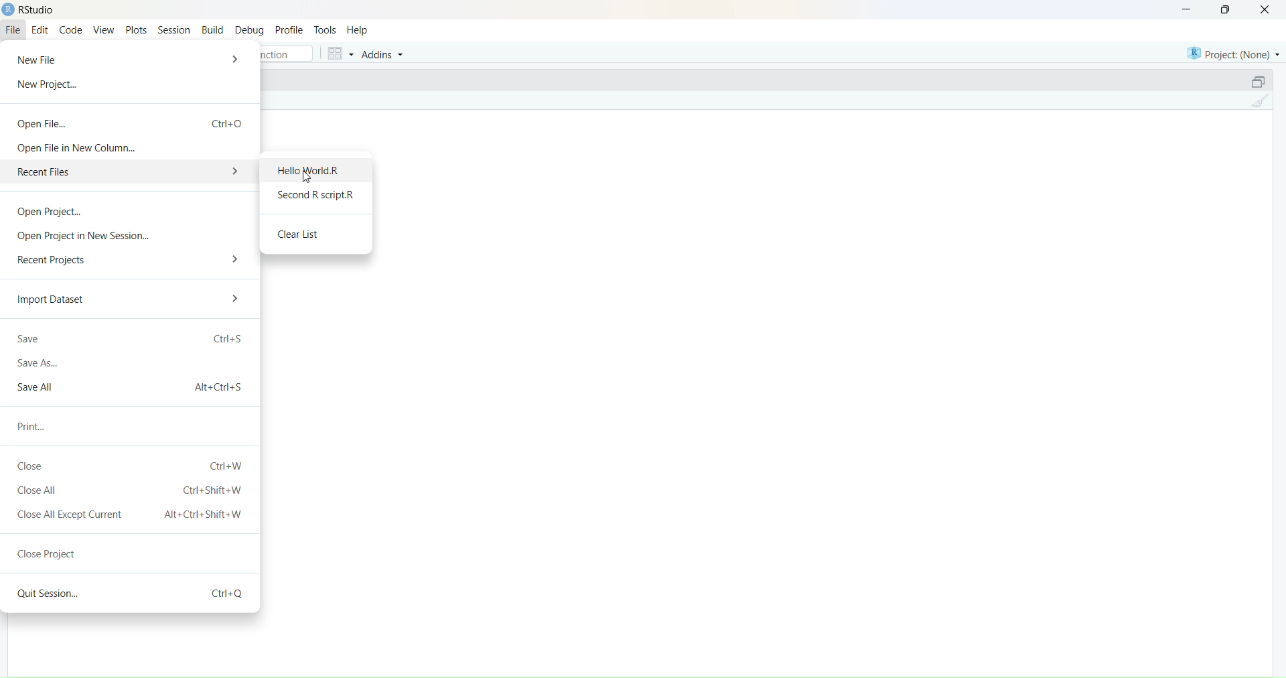 Image resolution: width=1286 pixels, height=678 pixels. I want to click on New Project..., so click(50, 85).